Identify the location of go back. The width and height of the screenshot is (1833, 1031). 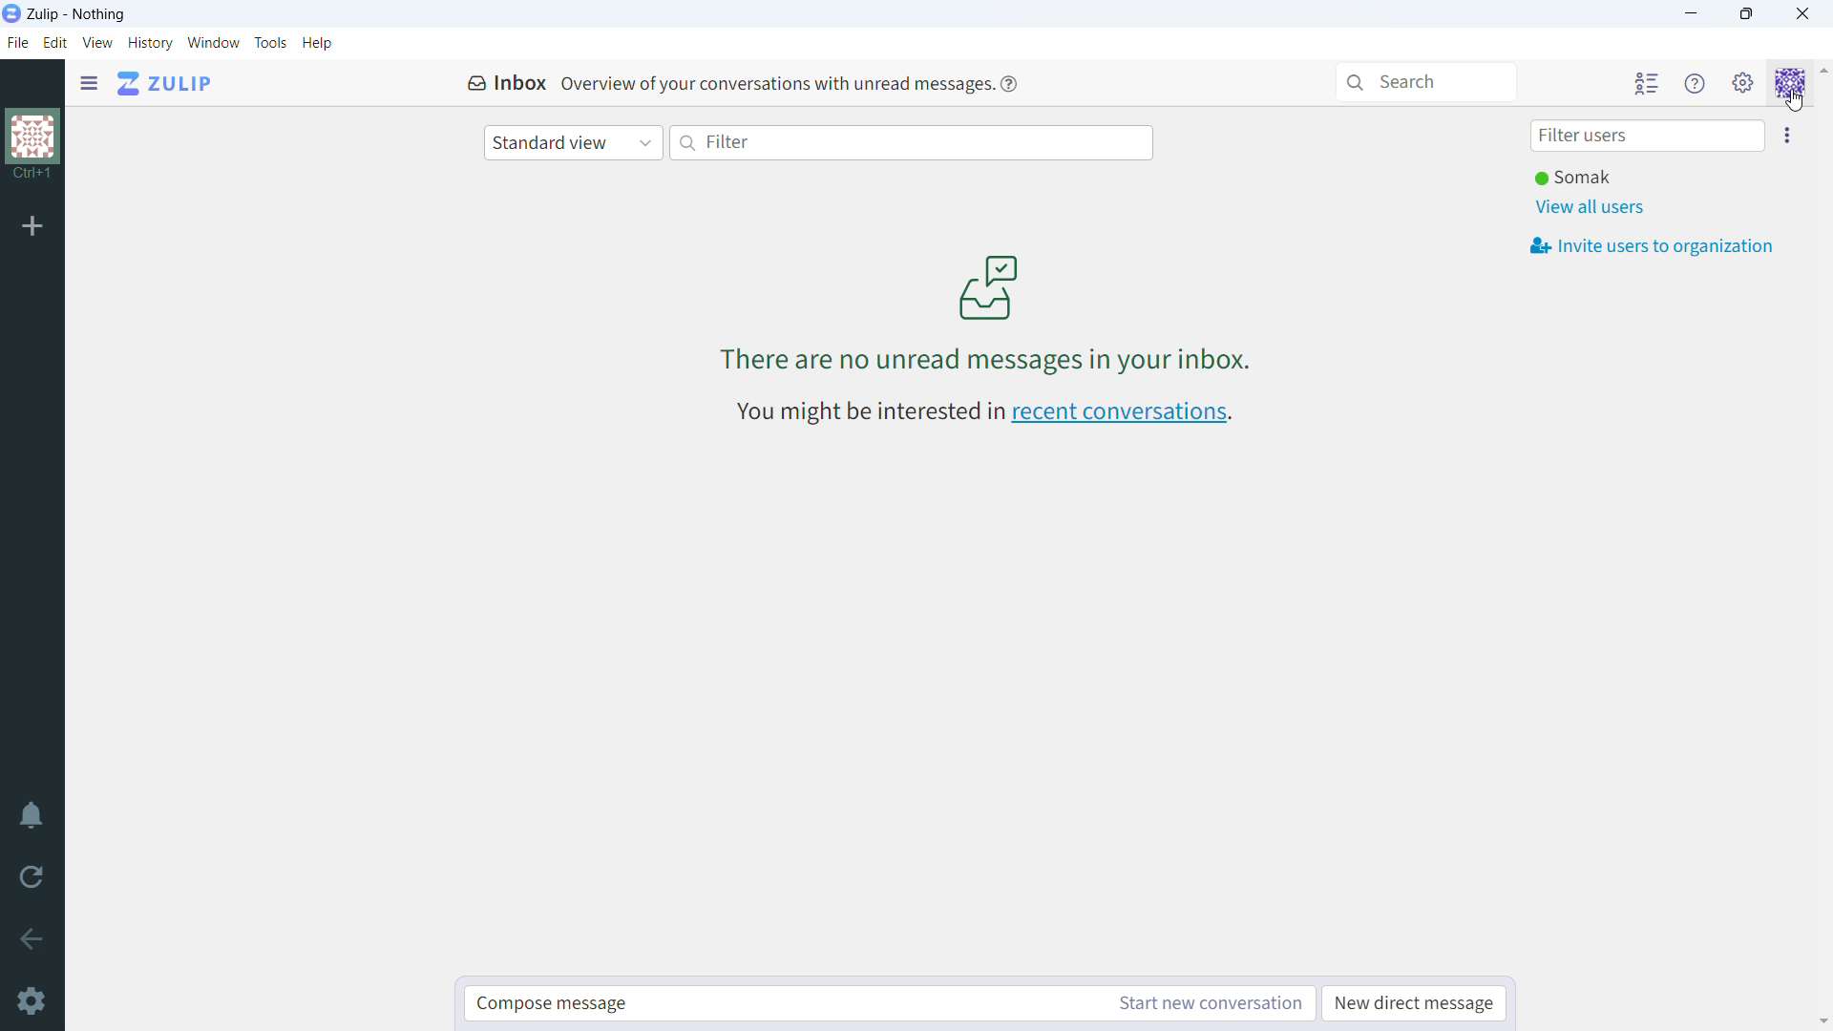
(31, 939).